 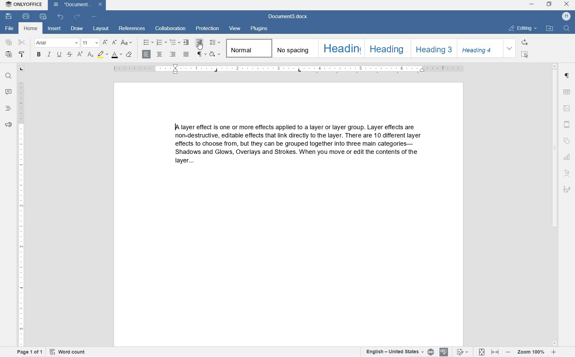 I want to click on NUMBERING, so click(x=162, y=42).